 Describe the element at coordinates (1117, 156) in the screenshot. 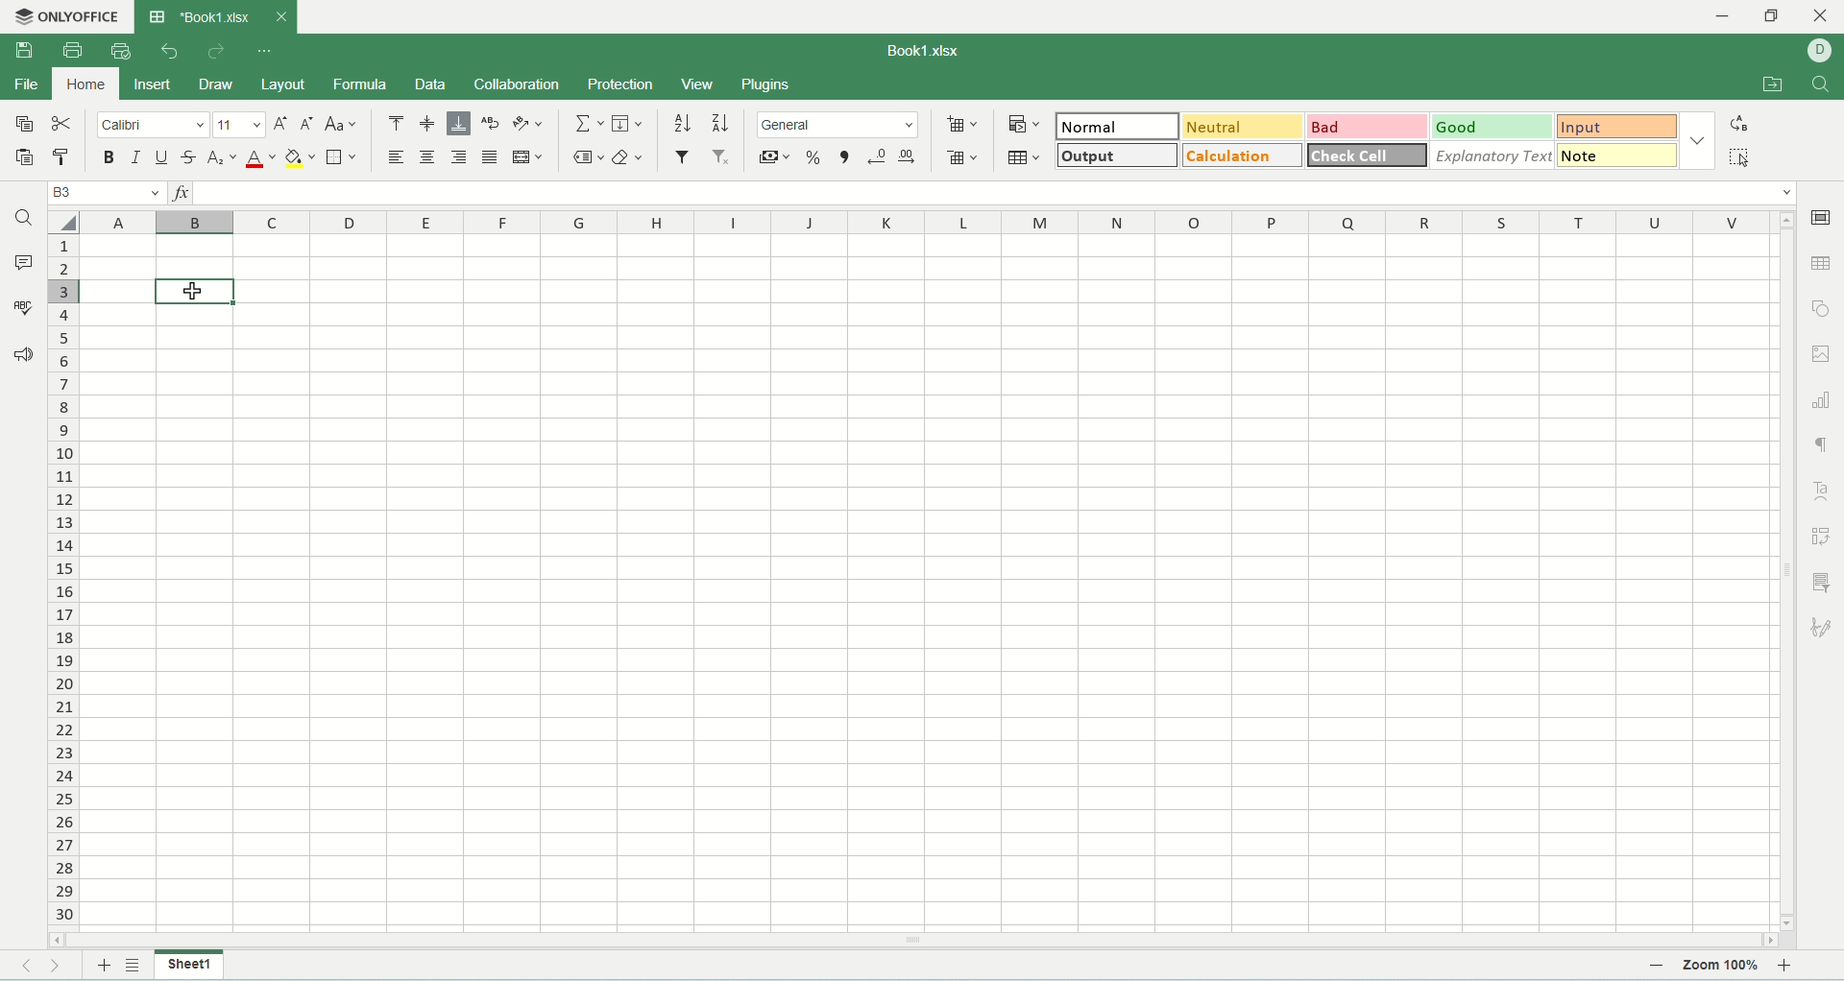

I see `output` at that location.